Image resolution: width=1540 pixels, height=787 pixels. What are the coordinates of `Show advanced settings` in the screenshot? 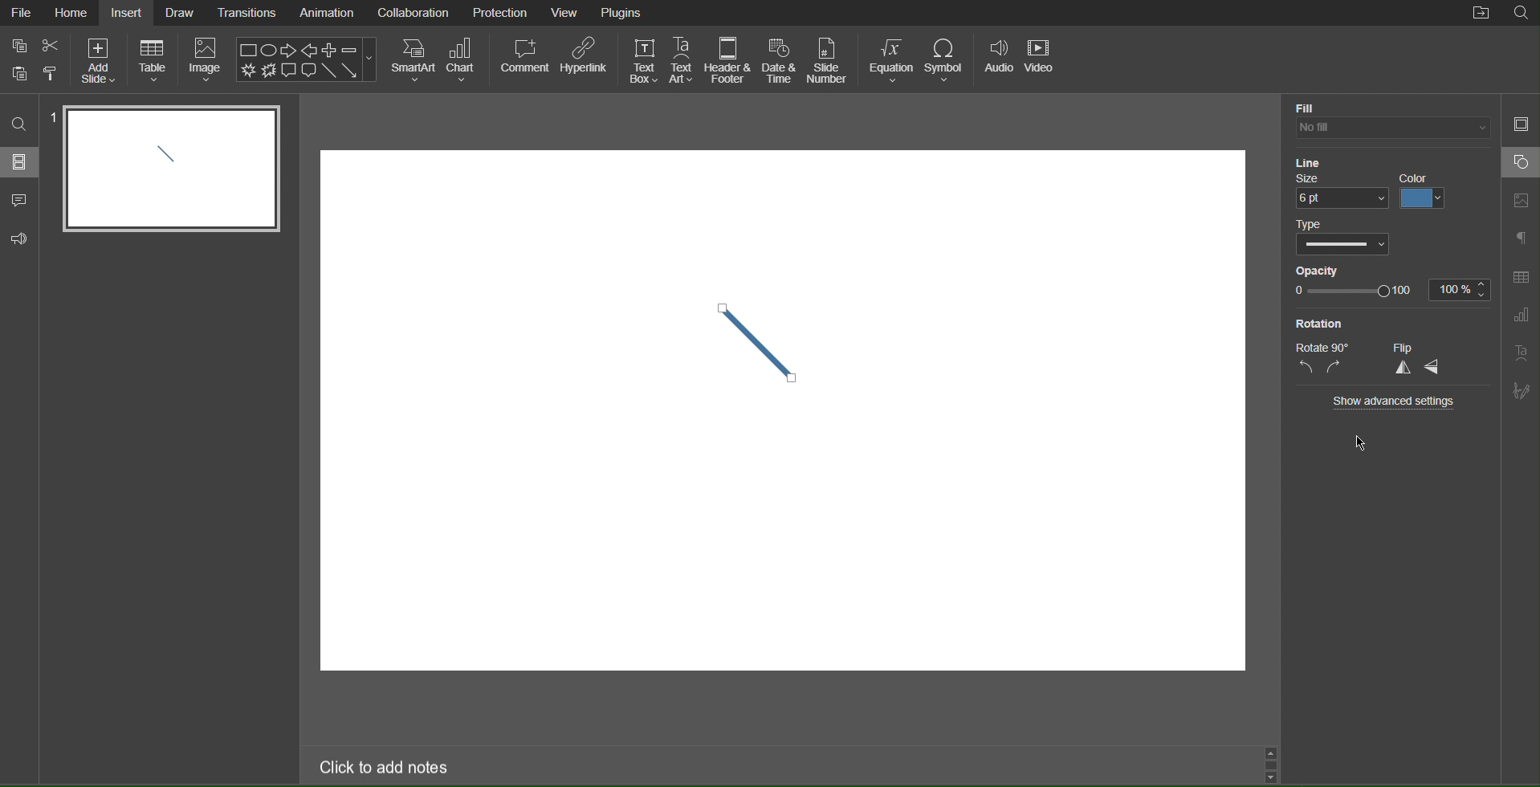 It's located at (1397, 401).